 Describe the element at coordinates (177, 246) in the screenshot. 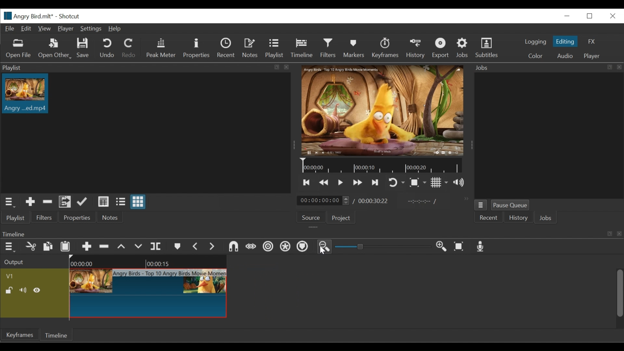

I see `Markers` at that location.